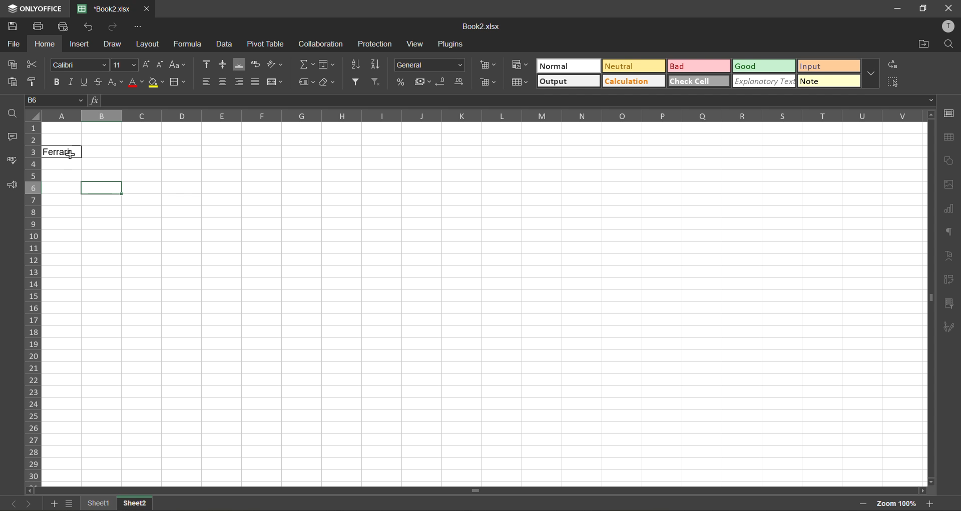  Describe the element at coordinates (117, 504) in the screenshot. I see `sheet names` at that location.